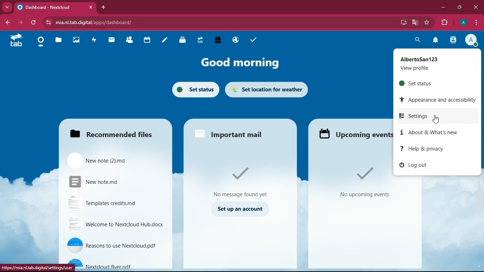 This screenshot has width=484, height=272. I want to click on no message found yet, so click(241, 191).